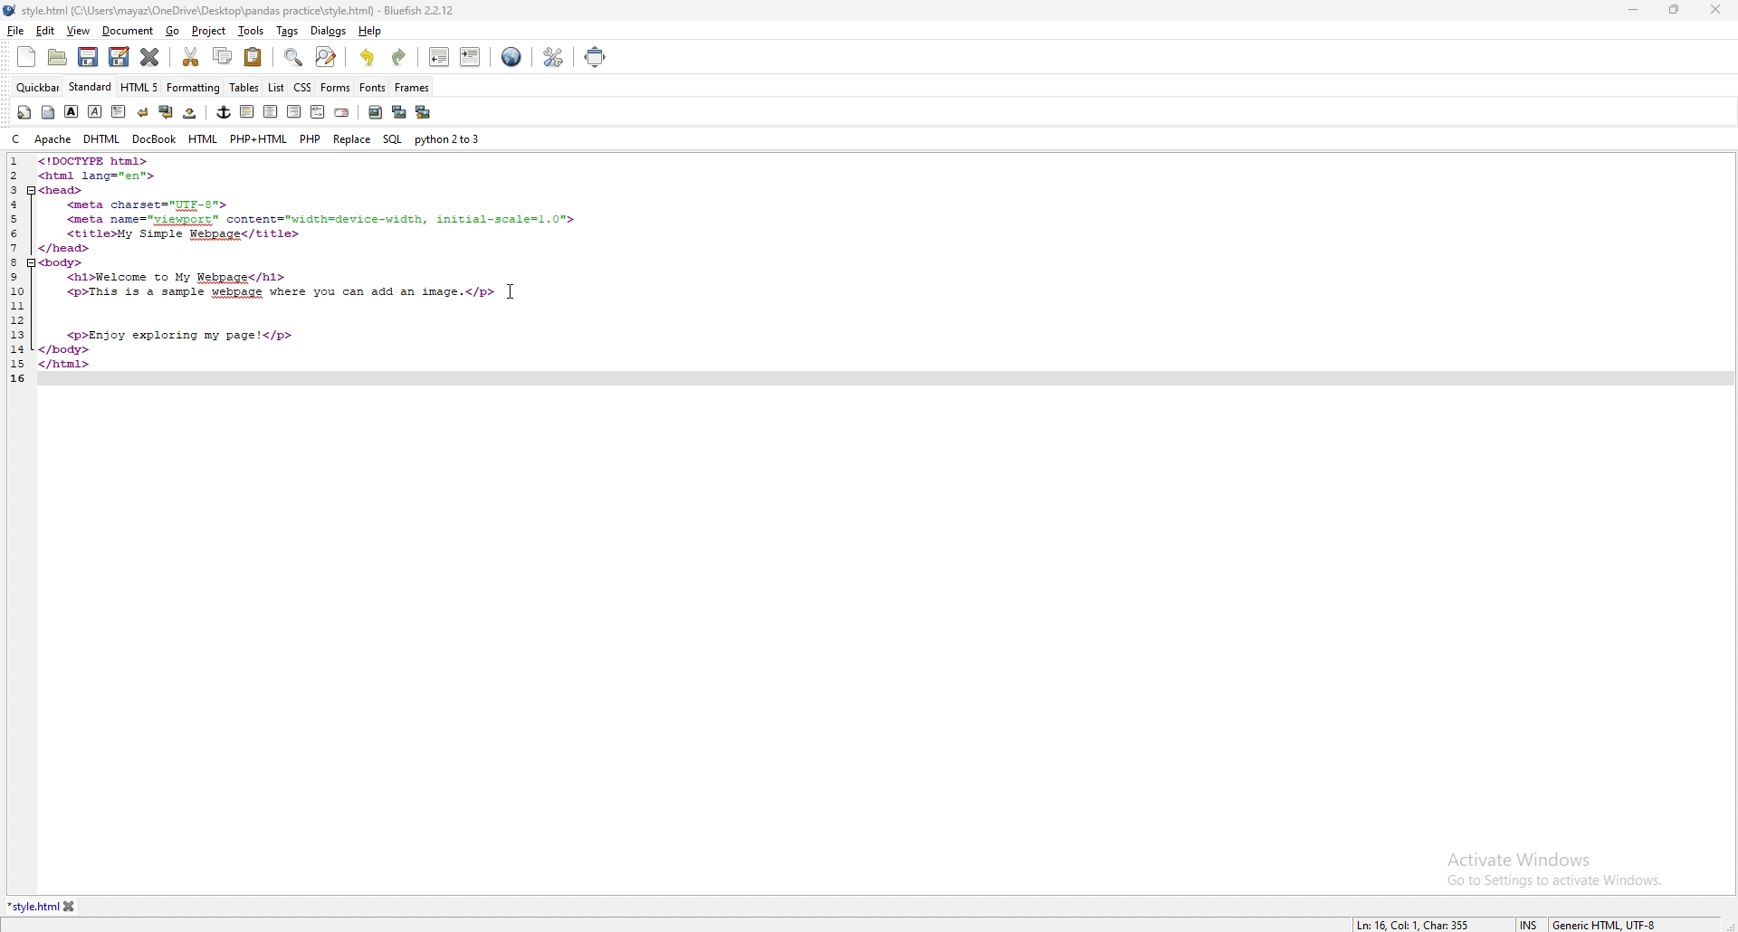 The width and height of the screenshot is (1738, 932). Describe the element at coordinates (513, 57) in the screenshot. I see `web preview` at that location.